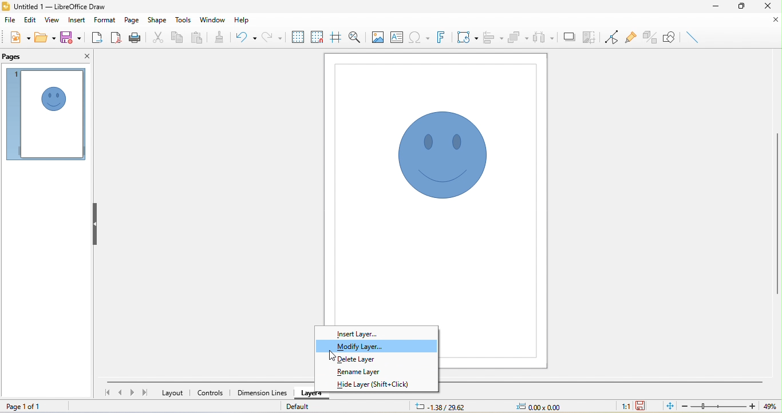 This screenshot has height=413, width=782. Describe the element at coordinates (360, 359) in the screenshot. I see `delete layer` at that location.